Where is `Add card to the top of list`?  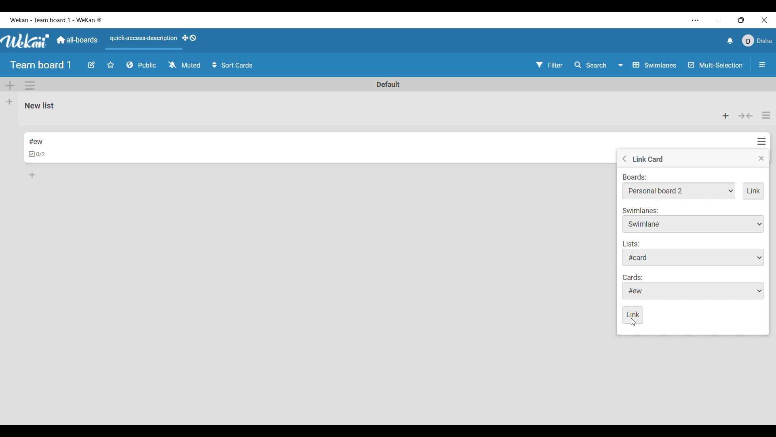
Add card to the top of list is located at coordinates (726, 116).